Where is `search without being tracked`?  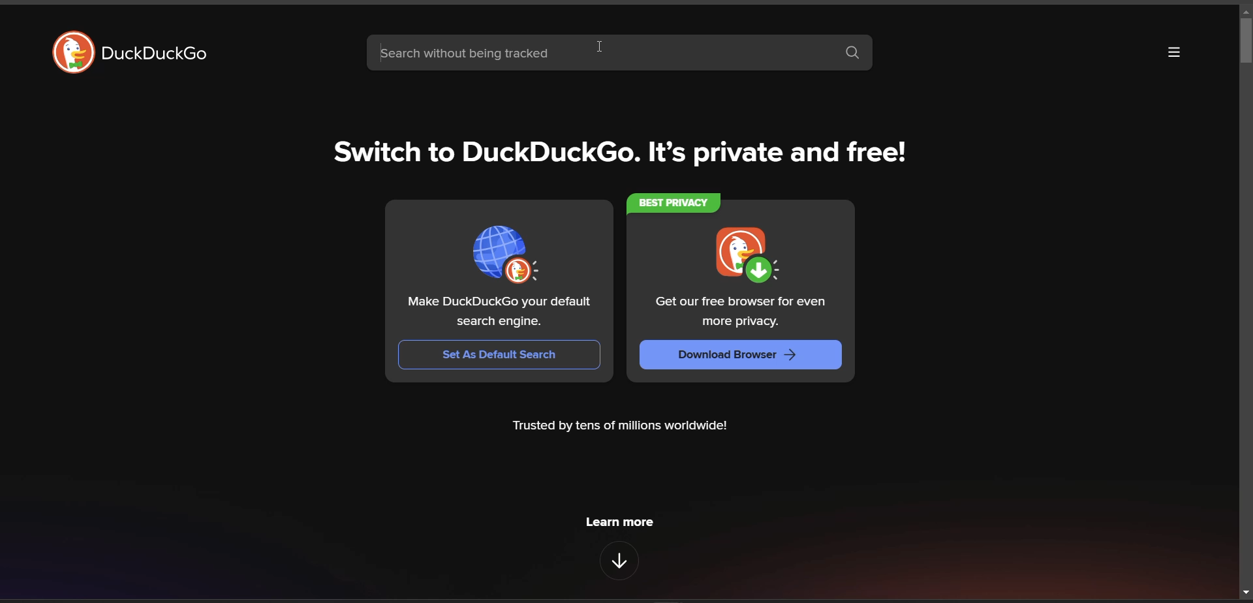
search without being tracked is located at coordinates (600, 52).